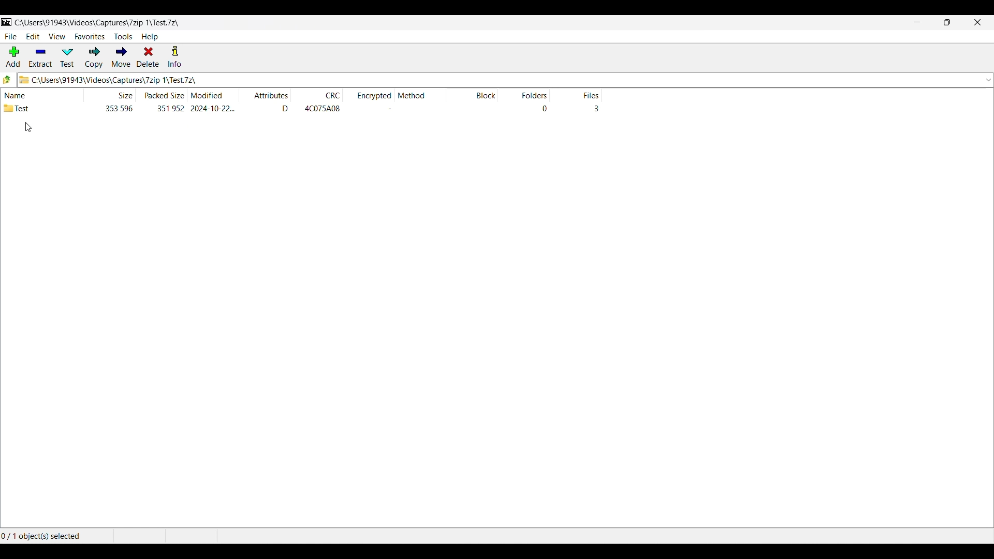 The height and width of the screenshot is (559, 994). I want to click on Files column, so click(589, 95).